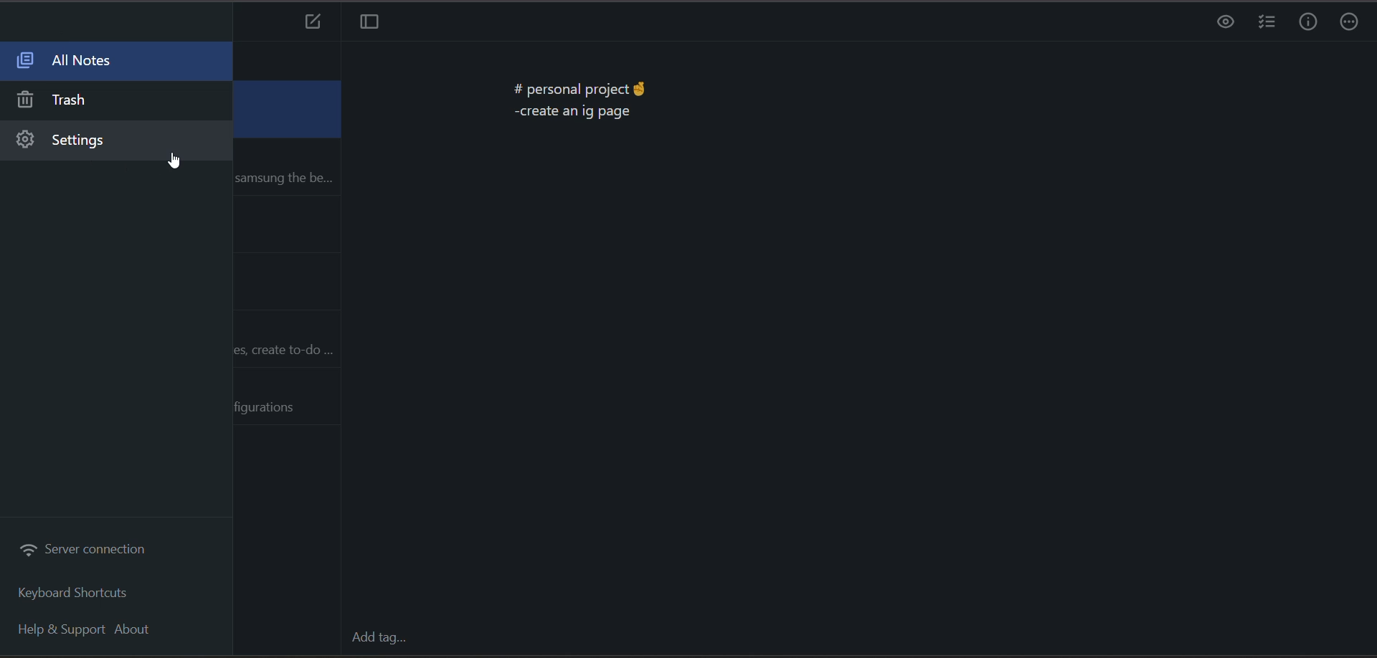 The height and width of the screenshot is (658, 1377). What do you see at coordinates (140, 631) in the screenshot?
I see `about` at bounding box center [140, 631].